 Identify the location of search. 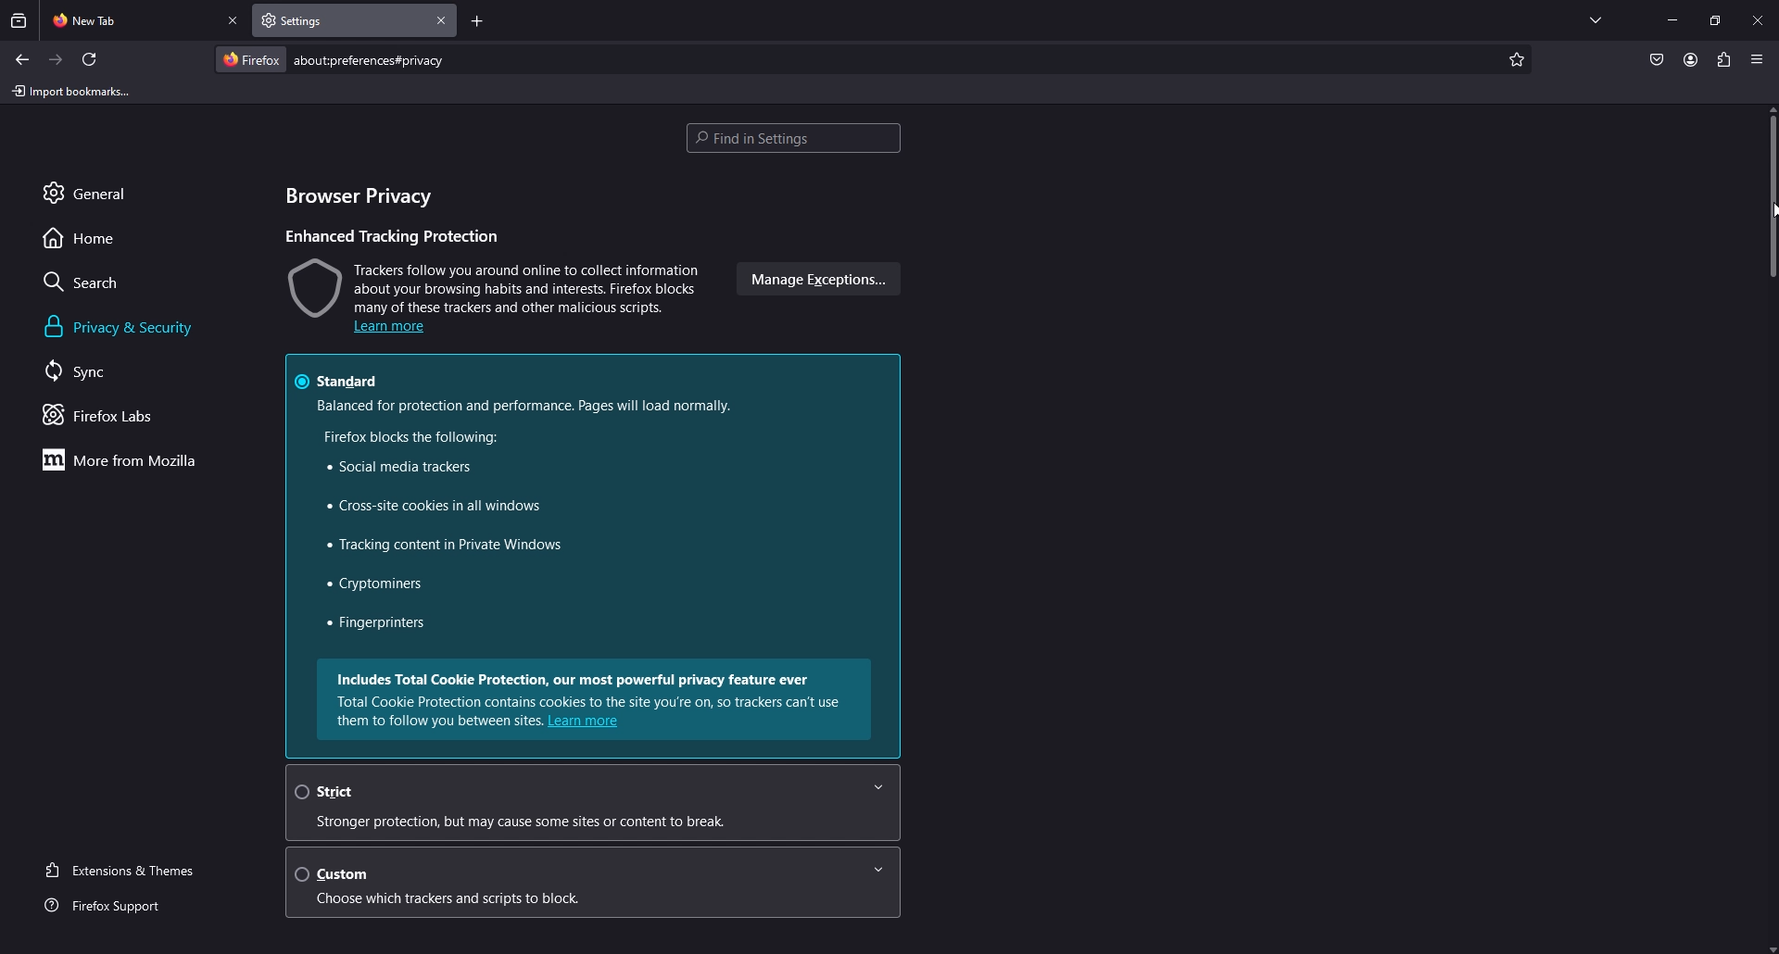
(98, 282).